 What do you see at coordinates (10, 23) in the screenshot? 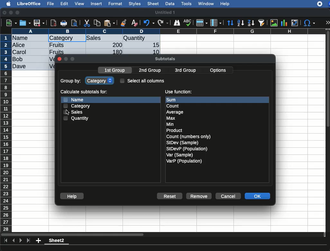
I see `new` at bounding box center [10, 23].